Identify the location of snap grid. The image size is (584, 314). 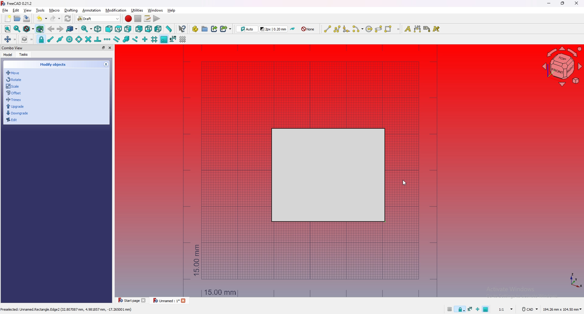
(154, 39).